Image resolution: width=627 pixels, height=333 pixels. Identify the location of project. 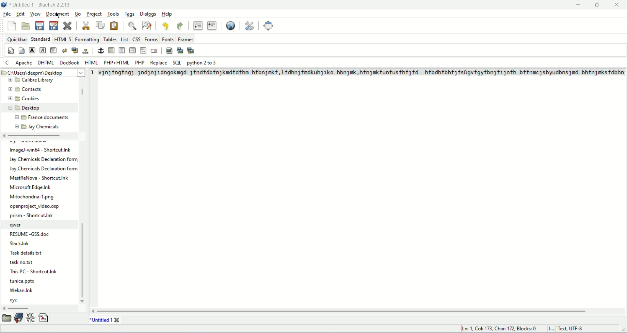
(94, 14).